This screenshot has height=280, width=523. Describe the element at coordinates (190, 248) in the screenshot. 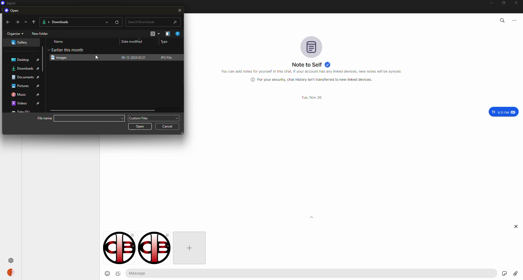

I see `cursor on add` at that location.